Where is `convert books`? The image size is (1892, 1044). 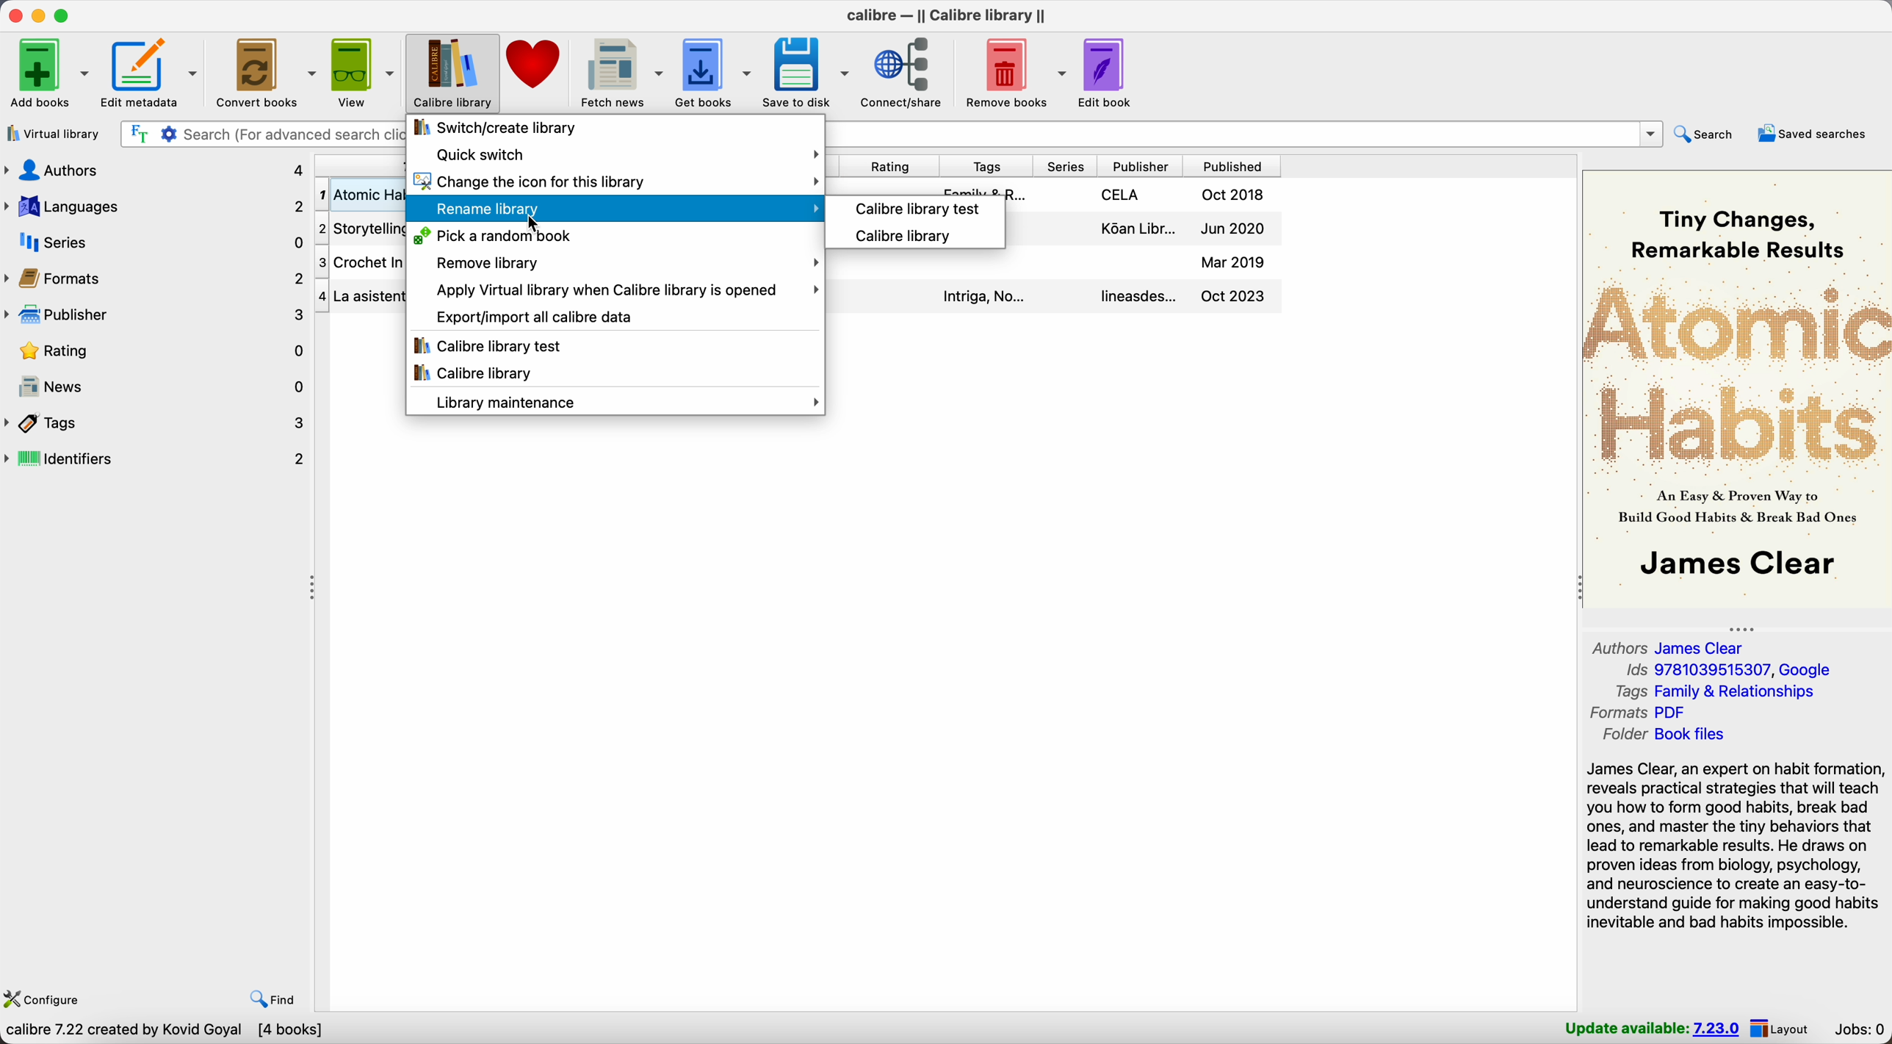
convert books is located at coordinates (266, 72).